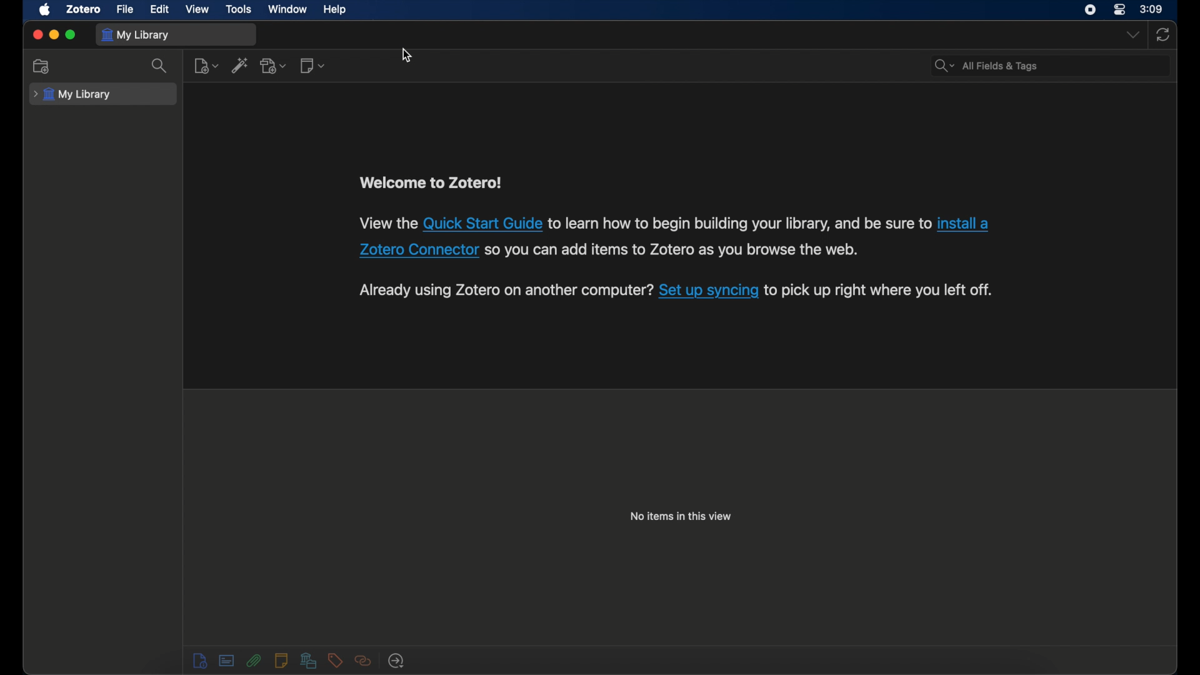 This screenshot has height=675, width=1200. Describe the element at coordinates (1152, 9) in the screenshot. I see `time` at that location.